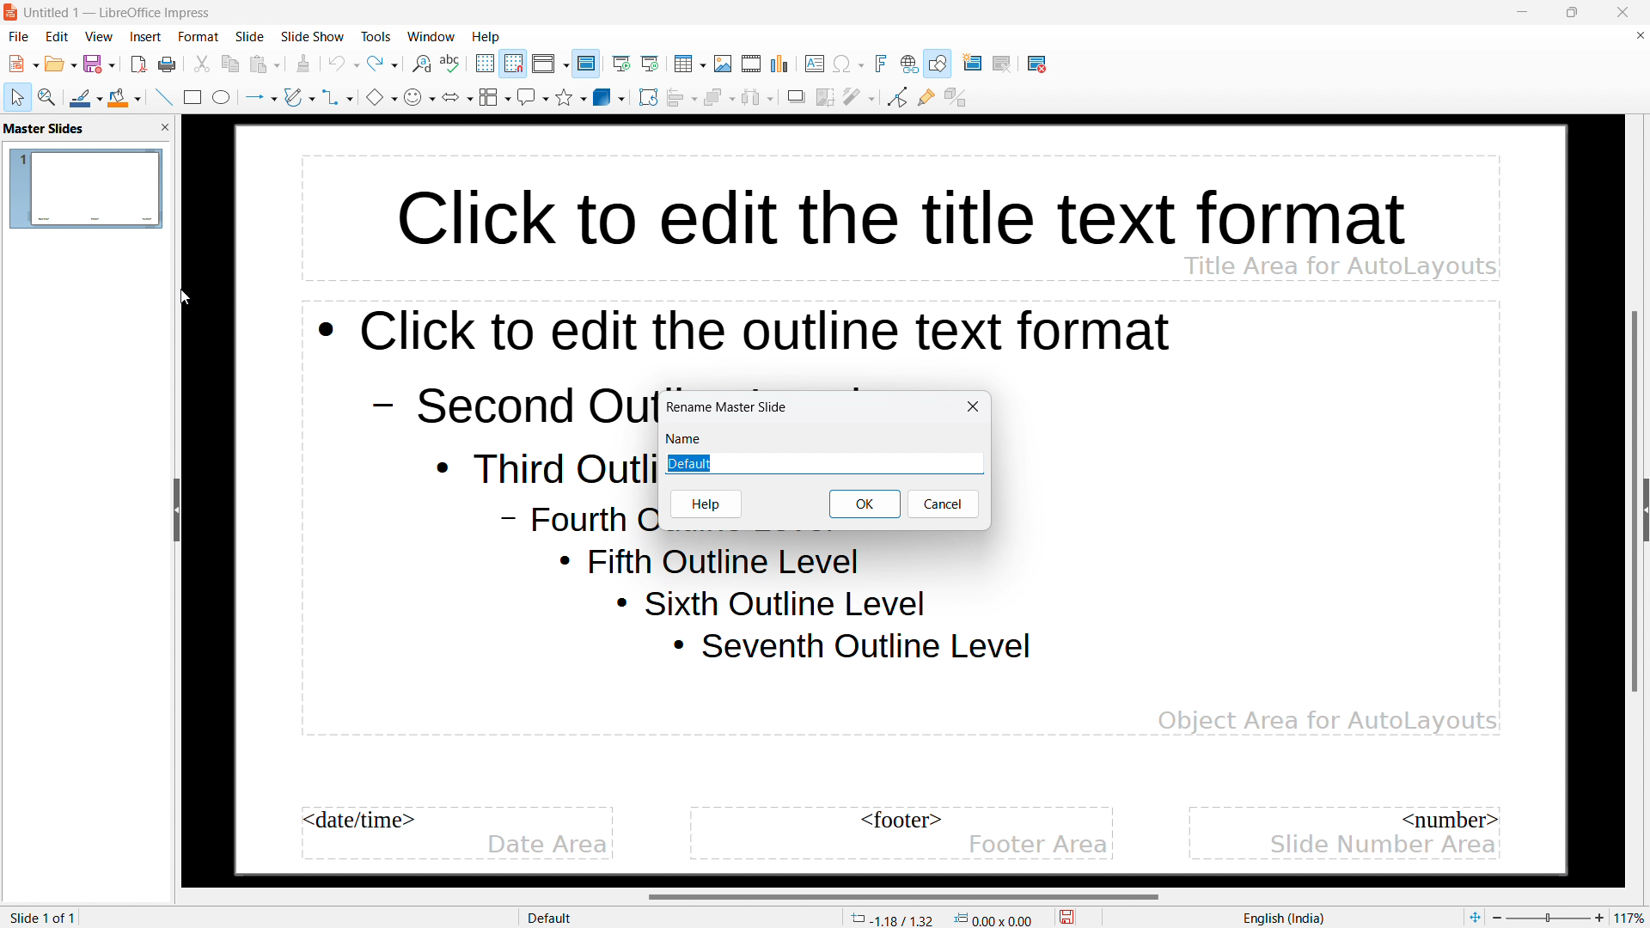 This screenshot has height=928, width=1650. I want to click on Zoom percent, so click(1549, 918).